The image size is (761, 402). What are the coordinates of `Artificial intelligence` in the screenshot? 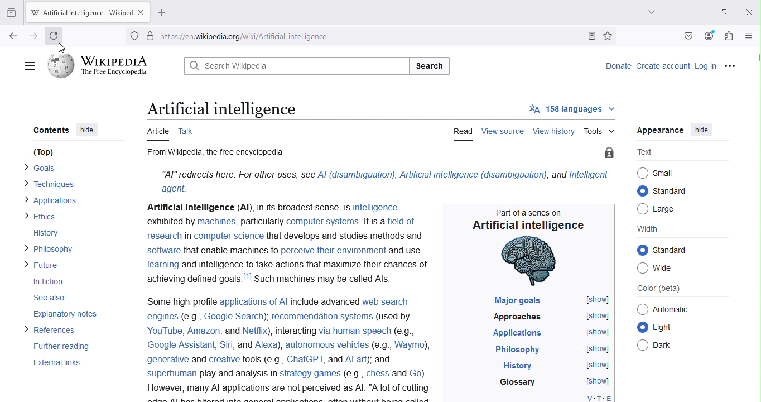 It's located at (227, 108).